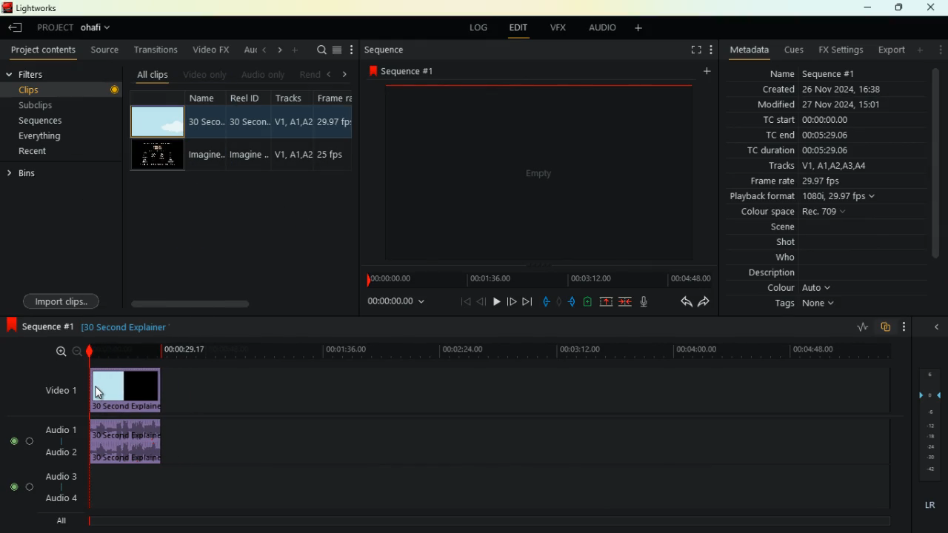 The width and height of the screenshot is (948, 533). I want to click on more, so click(905, 326).